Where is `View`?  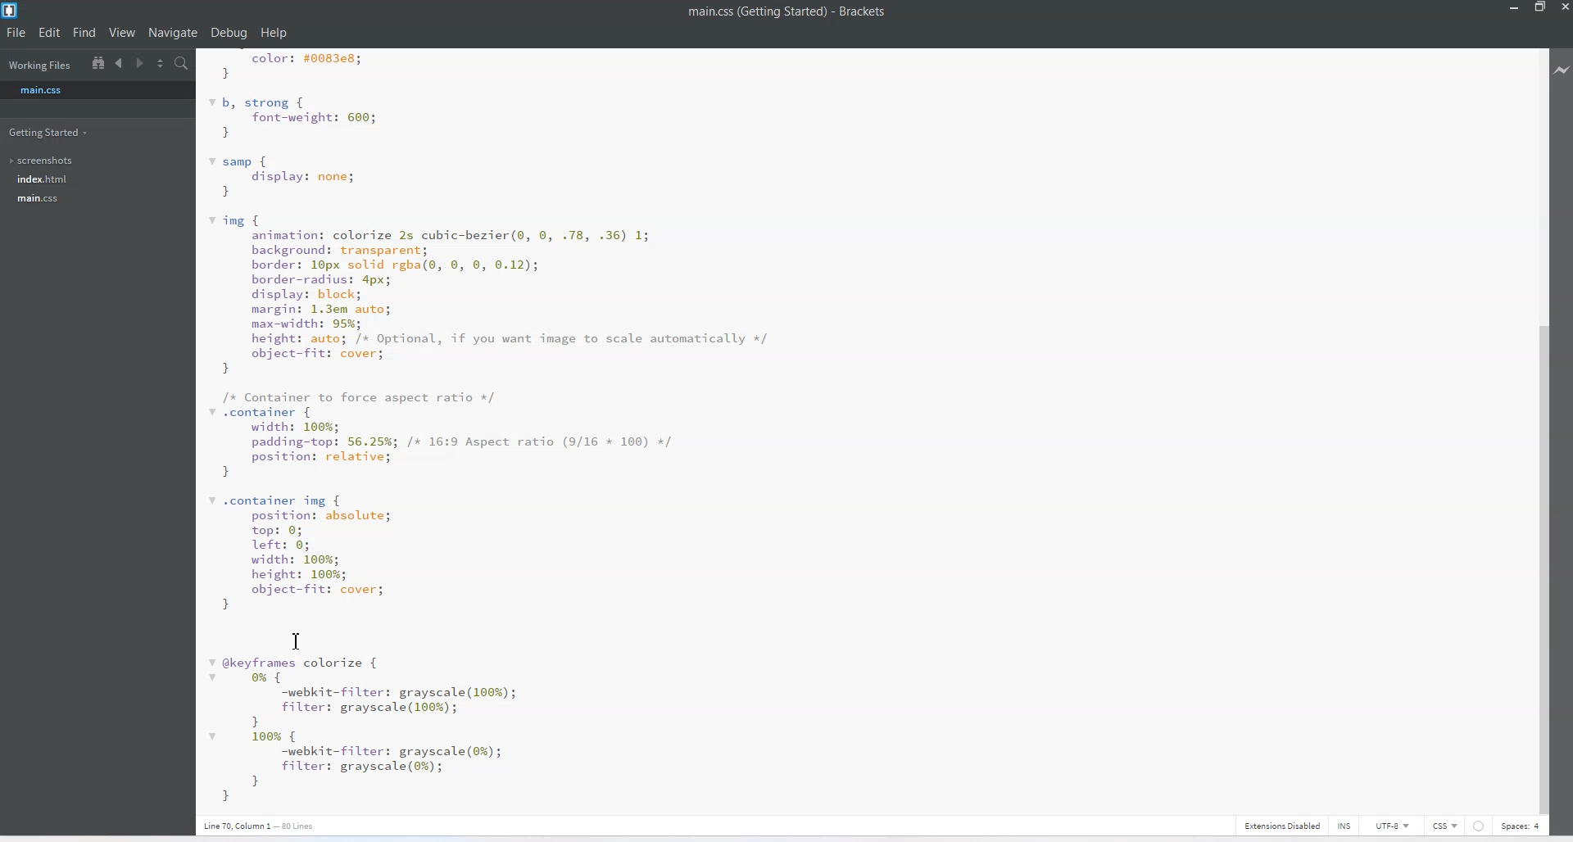 View is located at coordinates (123, 33).